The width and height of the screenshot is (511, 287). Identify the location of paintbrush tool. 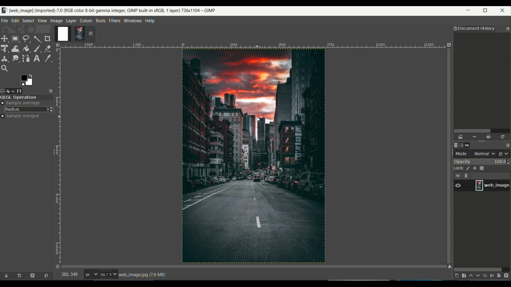
(37, 48).